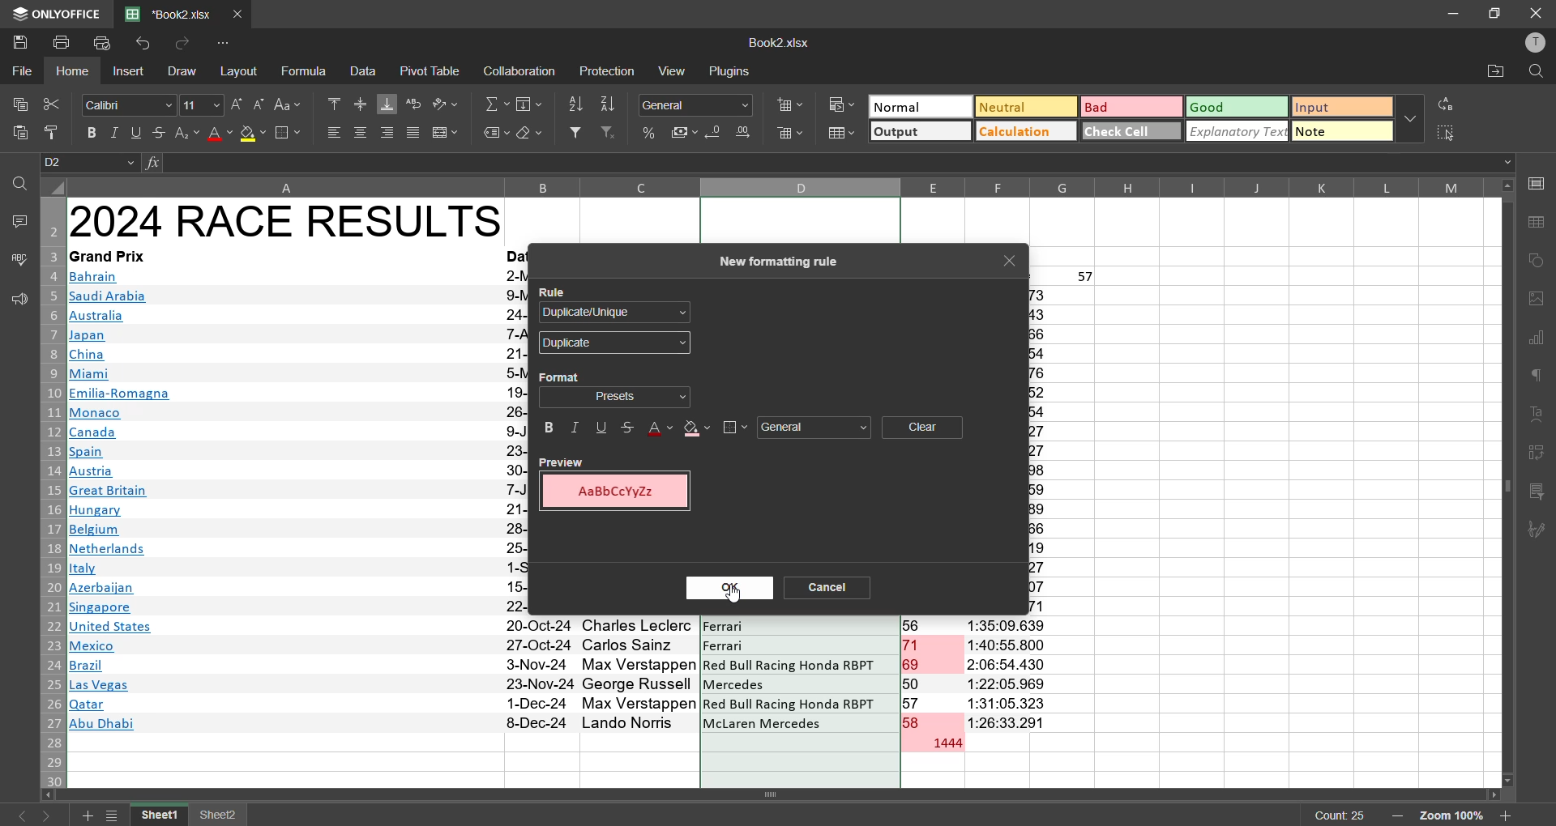 This screenshot has height=826, width=1556. Describe the element at coordinates (789, 103) in the screenshot. I see `insert cells` at that location.